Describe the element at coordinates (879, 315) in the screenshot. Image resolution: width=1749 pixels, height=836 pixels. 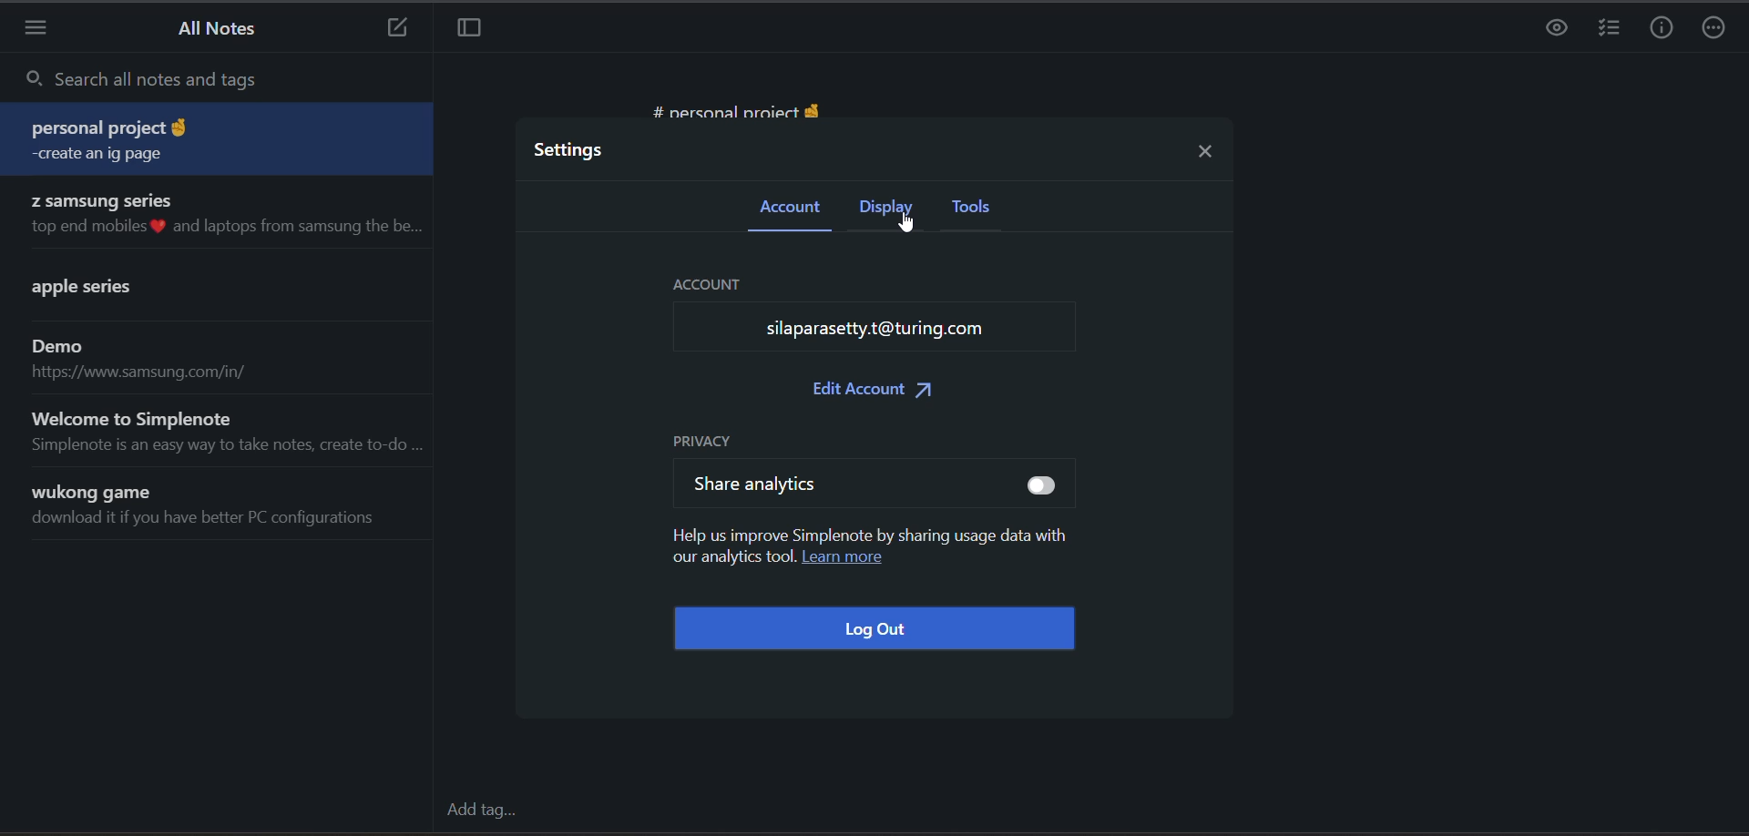
I see `account` at that location.